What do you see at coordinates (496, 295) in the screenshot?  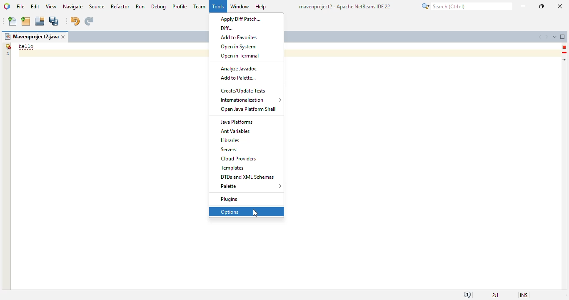 I see `magnification ratio` at bounding box center [496, 295].